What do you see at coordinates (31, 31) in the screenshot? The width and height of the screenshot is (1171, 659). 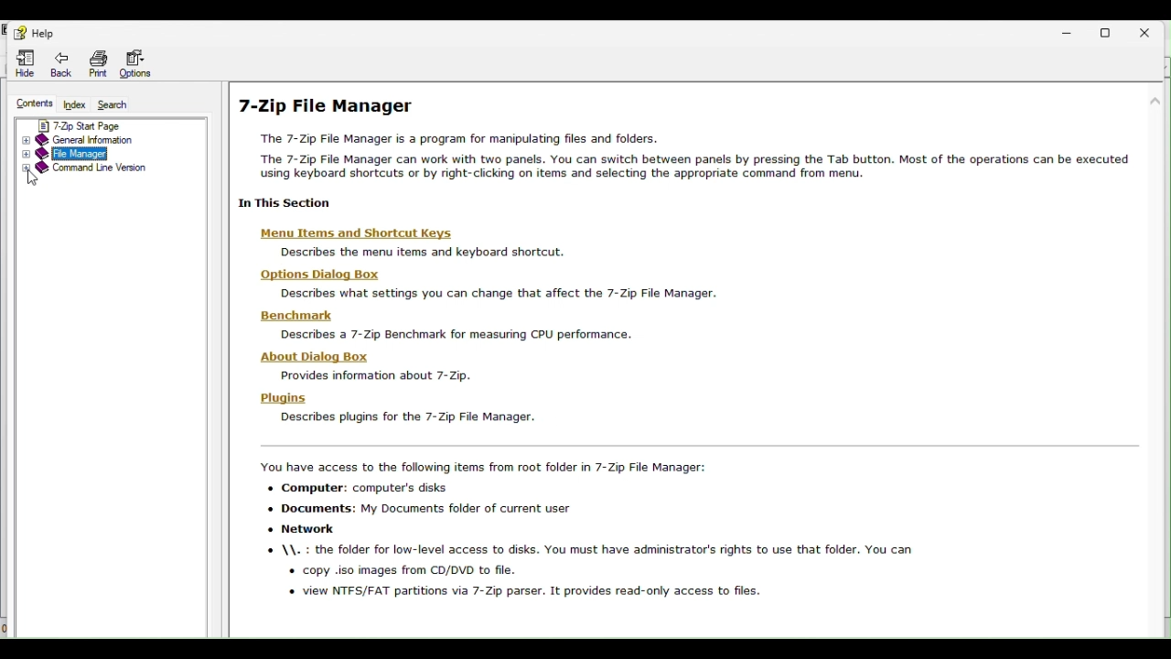 I see `Help ` at bounding box center [31, 31].